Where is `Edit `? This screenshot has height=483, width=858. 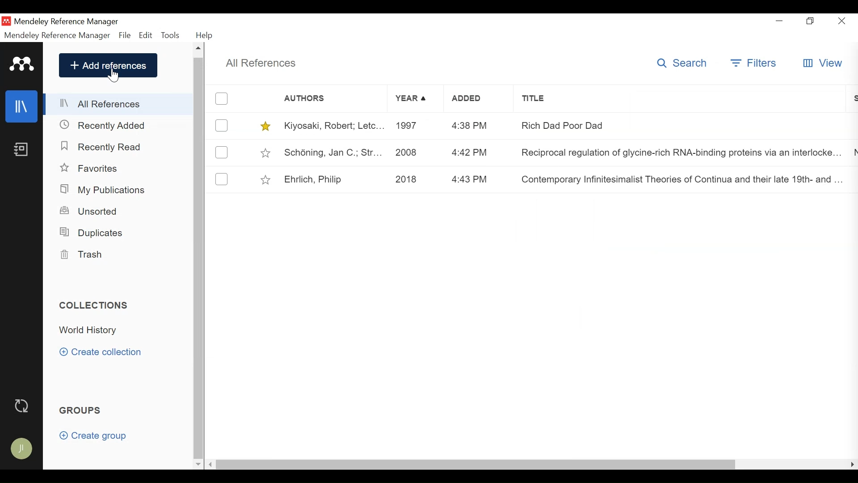 Edit  is located at coordinates (146, 35).